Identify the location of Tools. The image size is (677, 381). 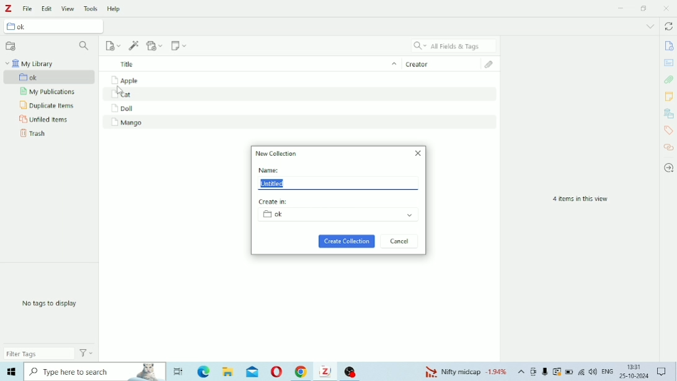
(91, 8).